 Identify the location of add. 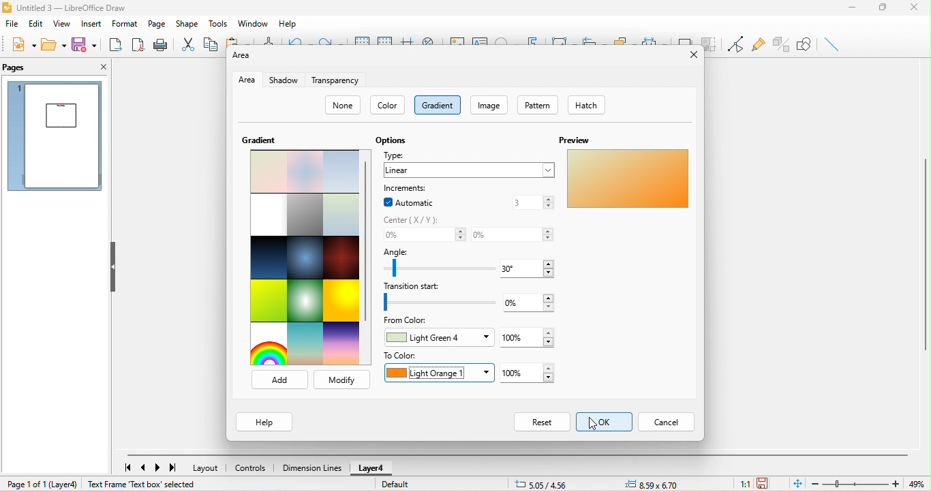
(276, 378).